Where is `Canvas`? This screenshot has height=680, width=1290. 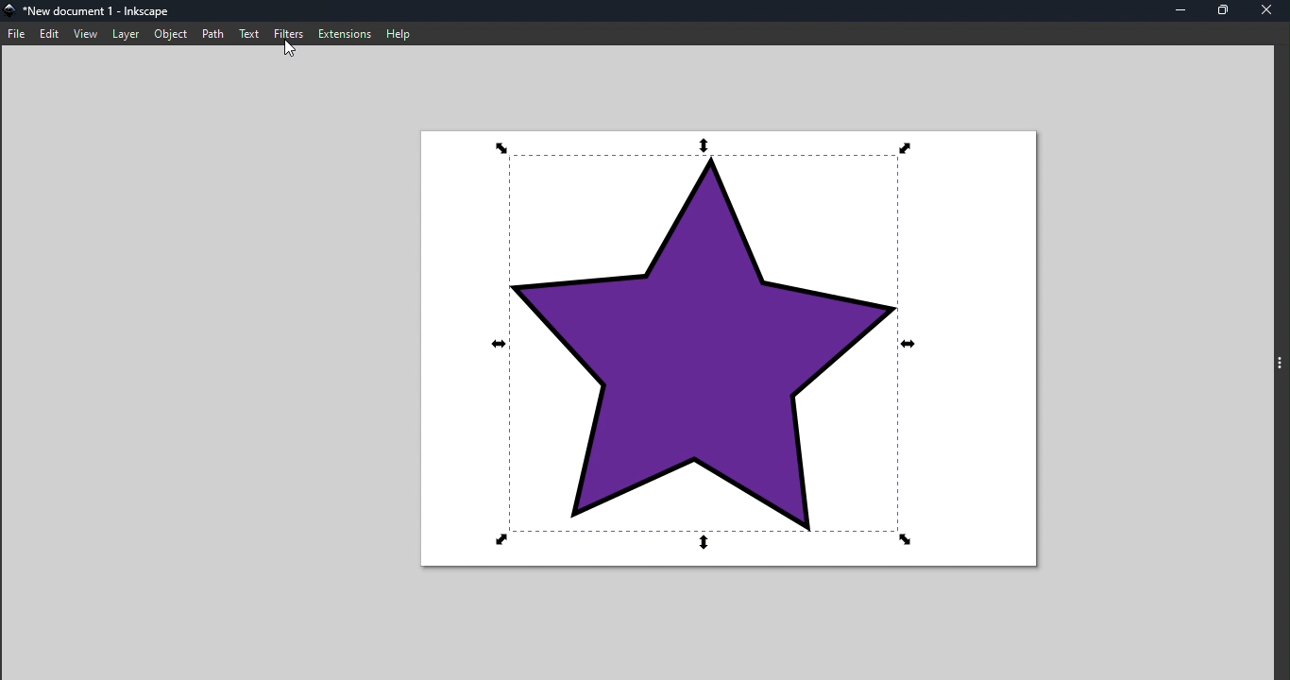
Canvas is located at coordinates (732, 350).